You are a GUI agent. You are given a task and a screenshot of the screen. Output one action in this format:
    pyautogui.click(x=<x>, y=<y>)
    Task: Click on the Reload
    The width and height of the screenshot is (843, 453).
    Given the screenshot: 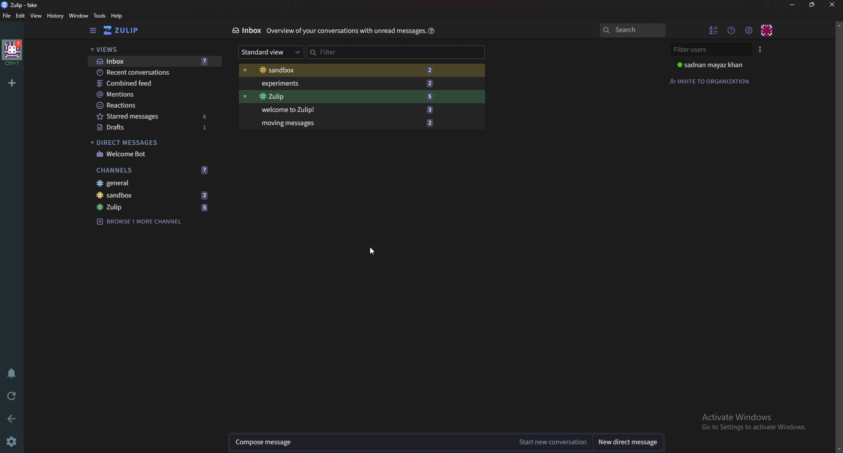 What is the action you would take?
    pyautogui.click(x=11, y=395)
    